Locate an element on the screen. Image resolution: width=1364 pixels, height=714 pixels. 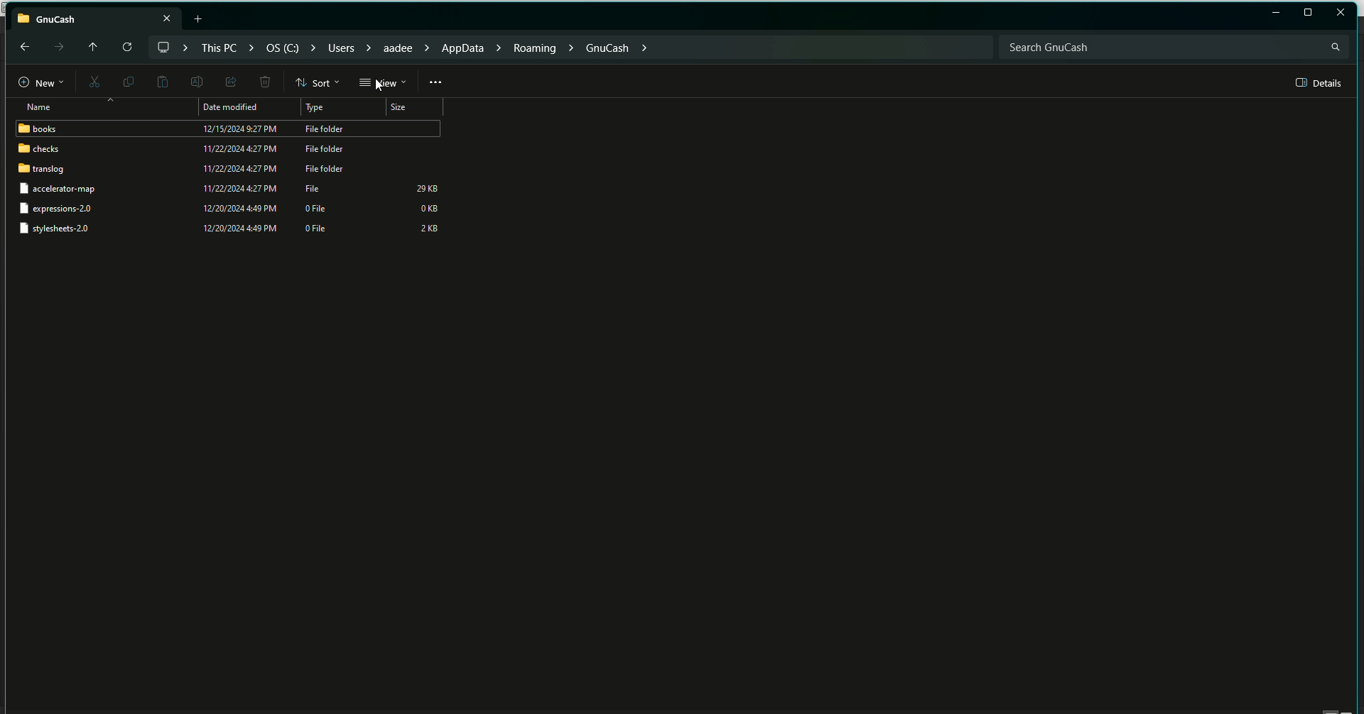
back is located at coordinates (23, 46).